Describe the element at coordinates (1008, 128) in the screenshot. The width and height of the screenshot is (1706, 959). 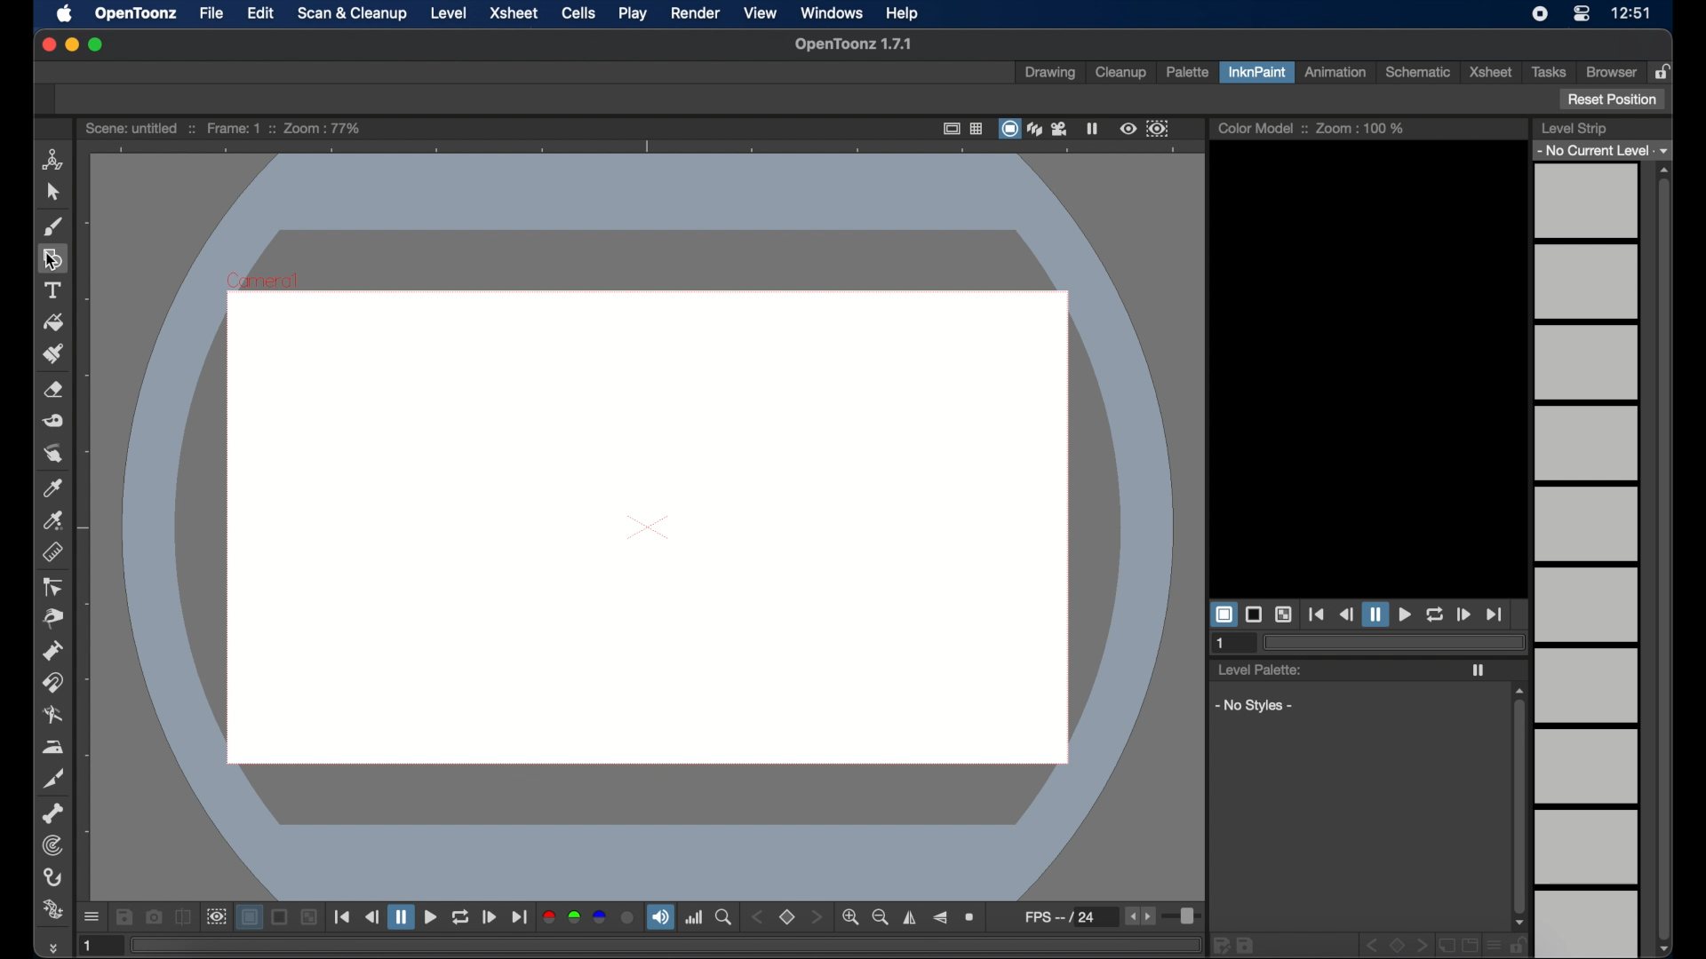
I see `camera stand view` at that location.